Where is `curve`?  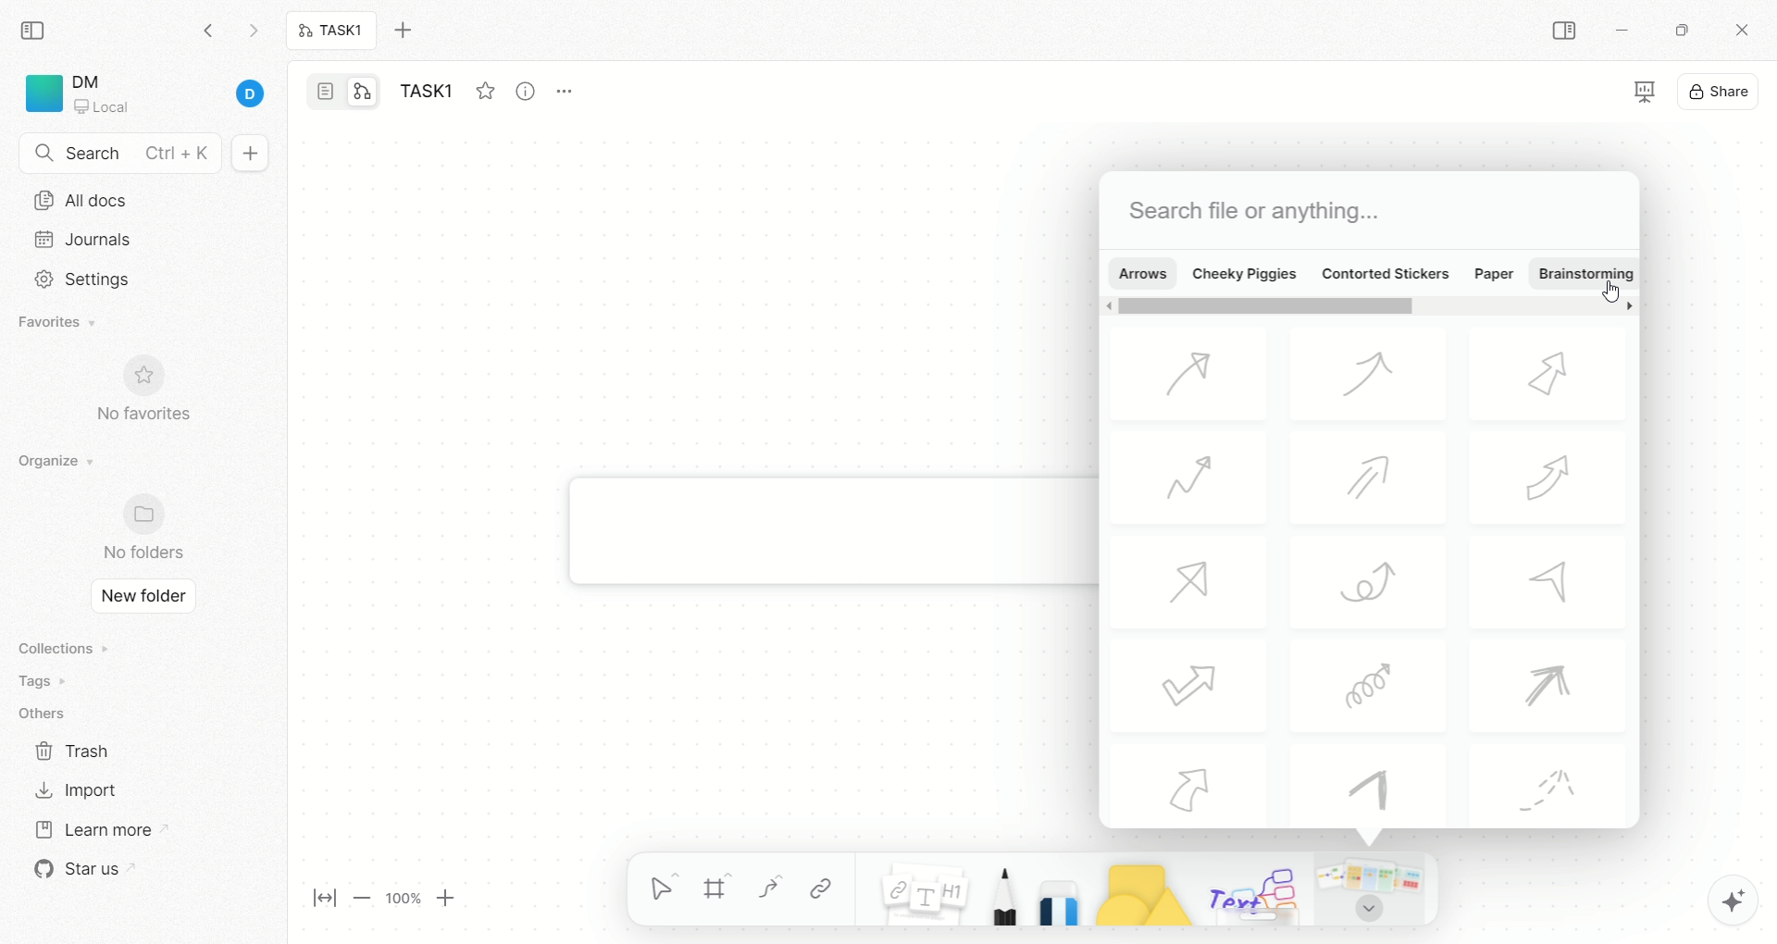
curve is located at coordinates (768, 891).